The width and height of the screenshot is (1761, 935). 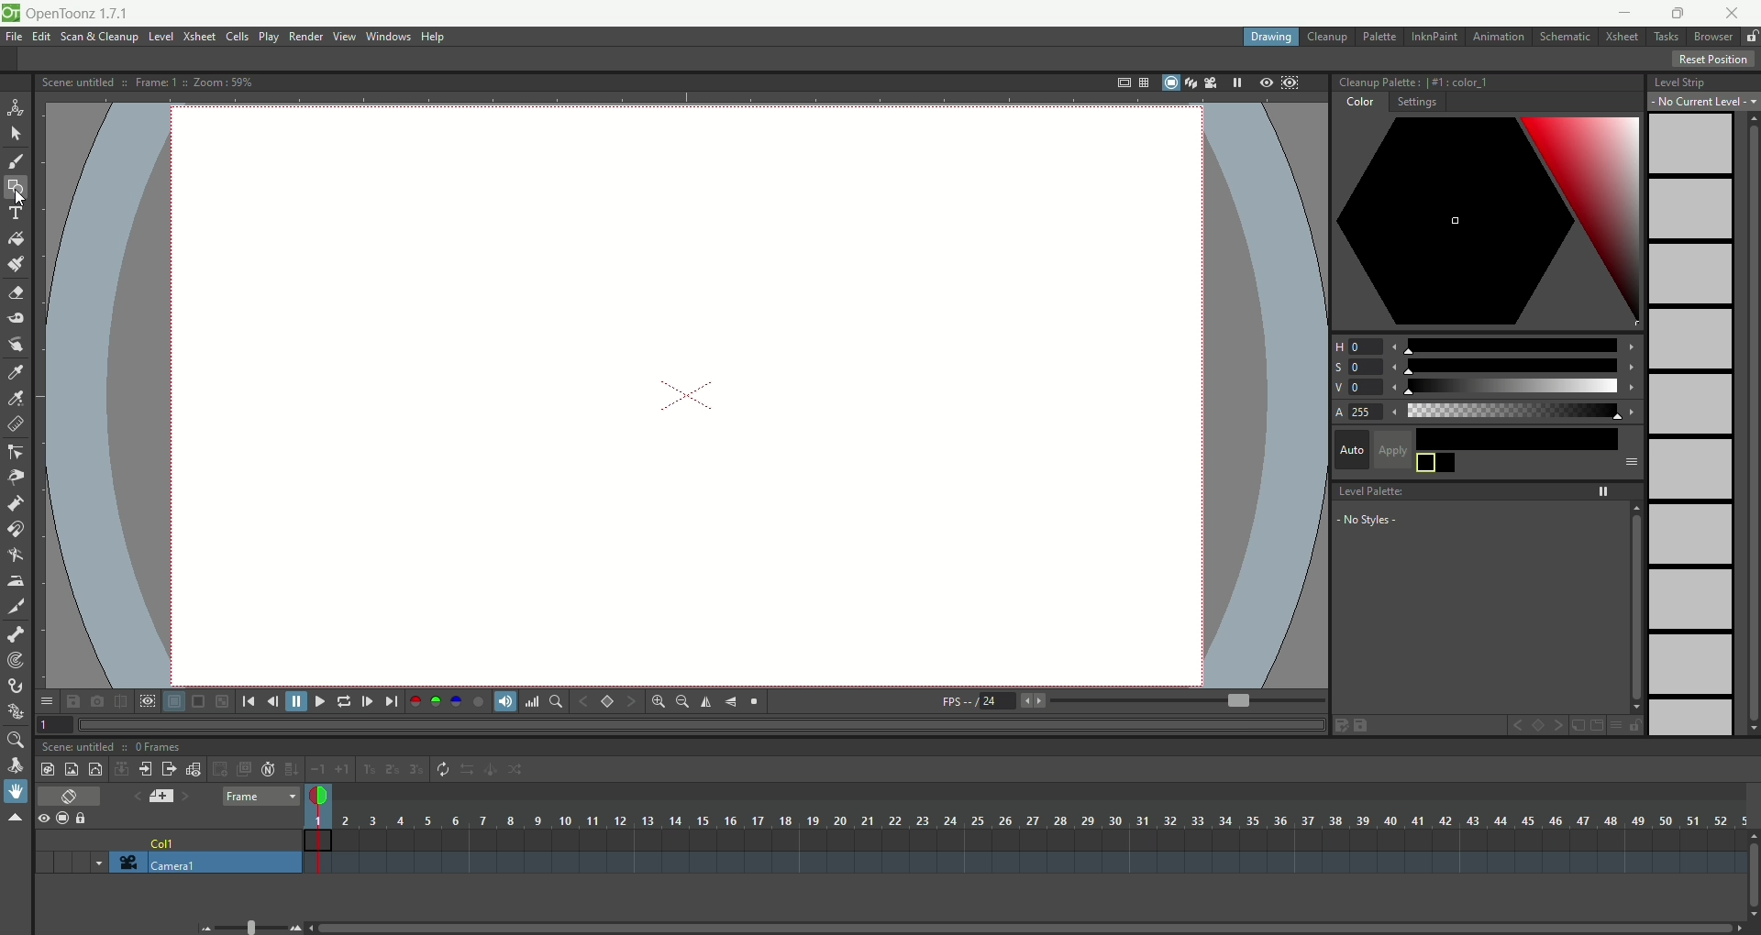 I want to click on level strip, so click(x=1703, y=80).